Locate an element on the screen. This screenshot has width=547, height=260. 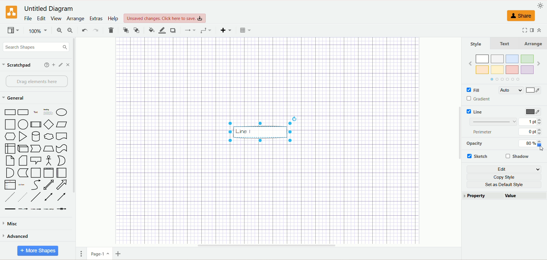
Dotted line is located at coordinates (22, 197).